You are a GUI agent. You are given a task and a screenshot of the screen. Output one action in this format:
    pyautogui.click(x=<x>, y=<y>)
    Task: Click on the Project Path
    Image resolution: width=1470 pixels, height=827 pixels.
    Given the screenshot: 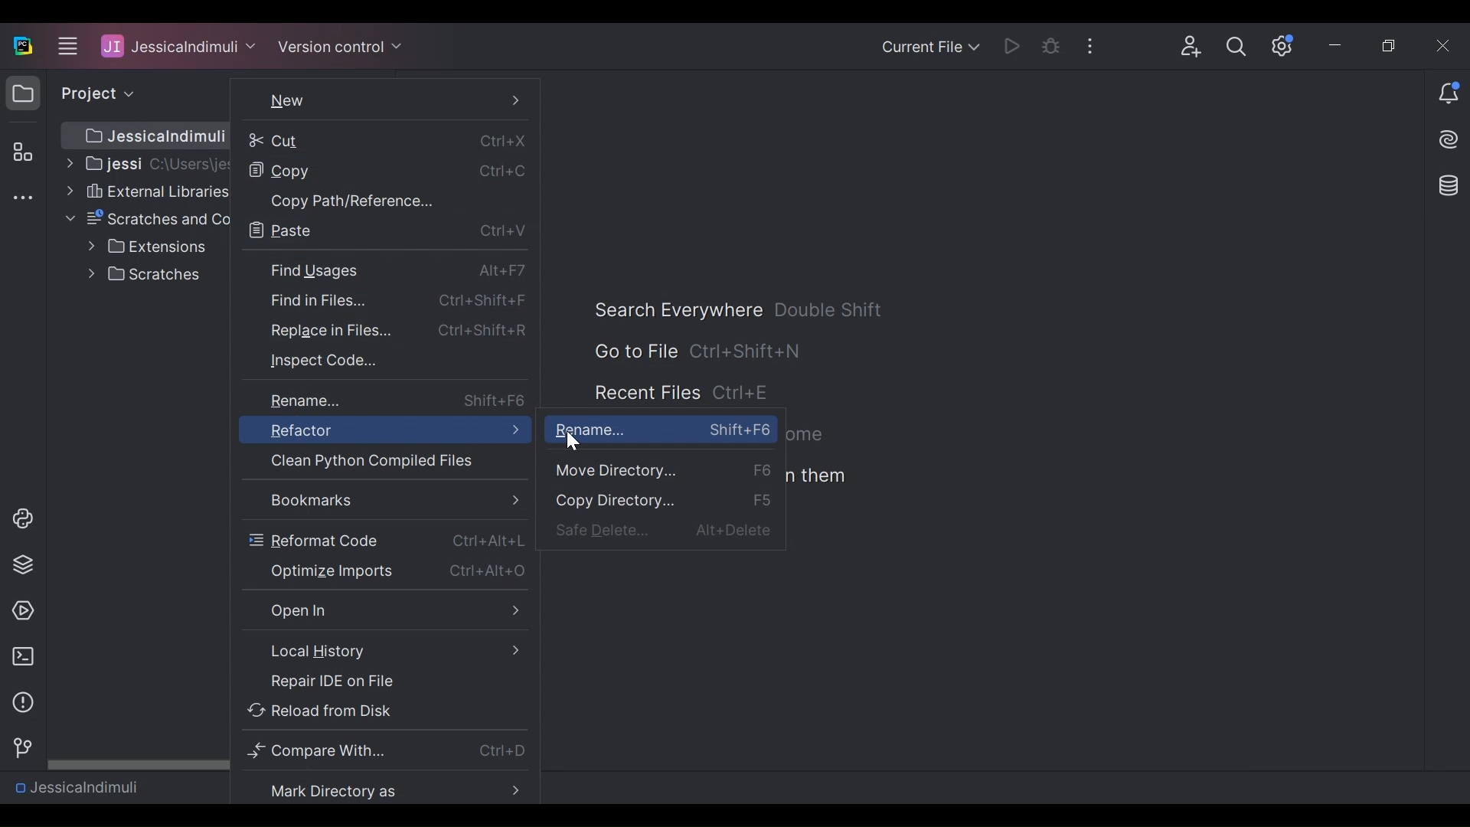 What is the action you would take?
    pyautogui.click(x=144, y=136)
    